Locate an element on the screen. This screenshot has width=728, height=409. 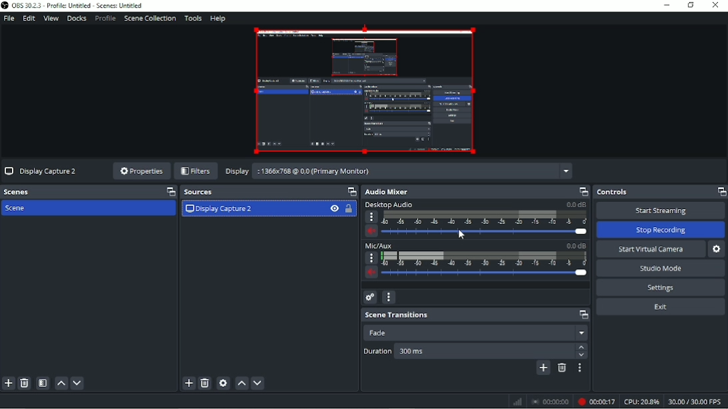
Start virtual camera is located at coordinates (651, 249).